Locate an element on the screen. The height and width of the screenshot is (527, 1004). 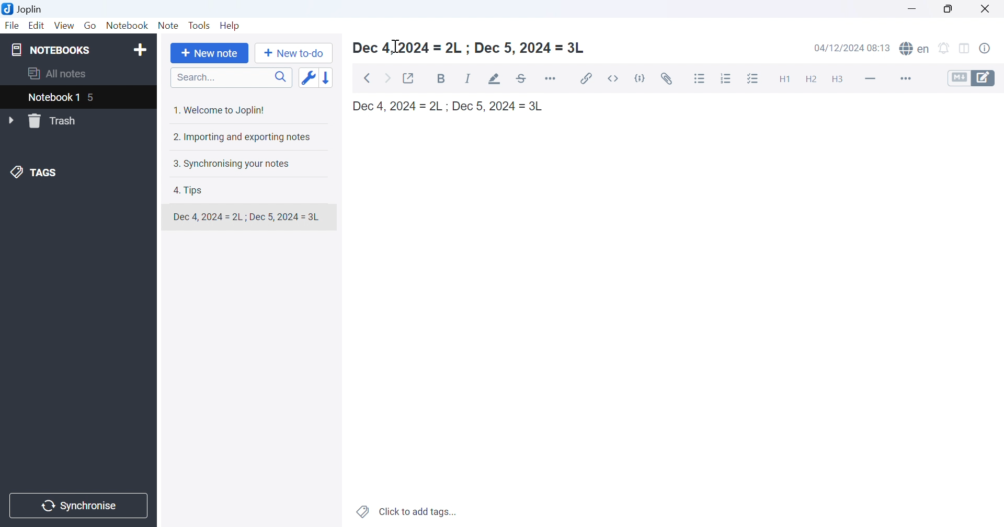
Tools is located at coordinates (200, 26).